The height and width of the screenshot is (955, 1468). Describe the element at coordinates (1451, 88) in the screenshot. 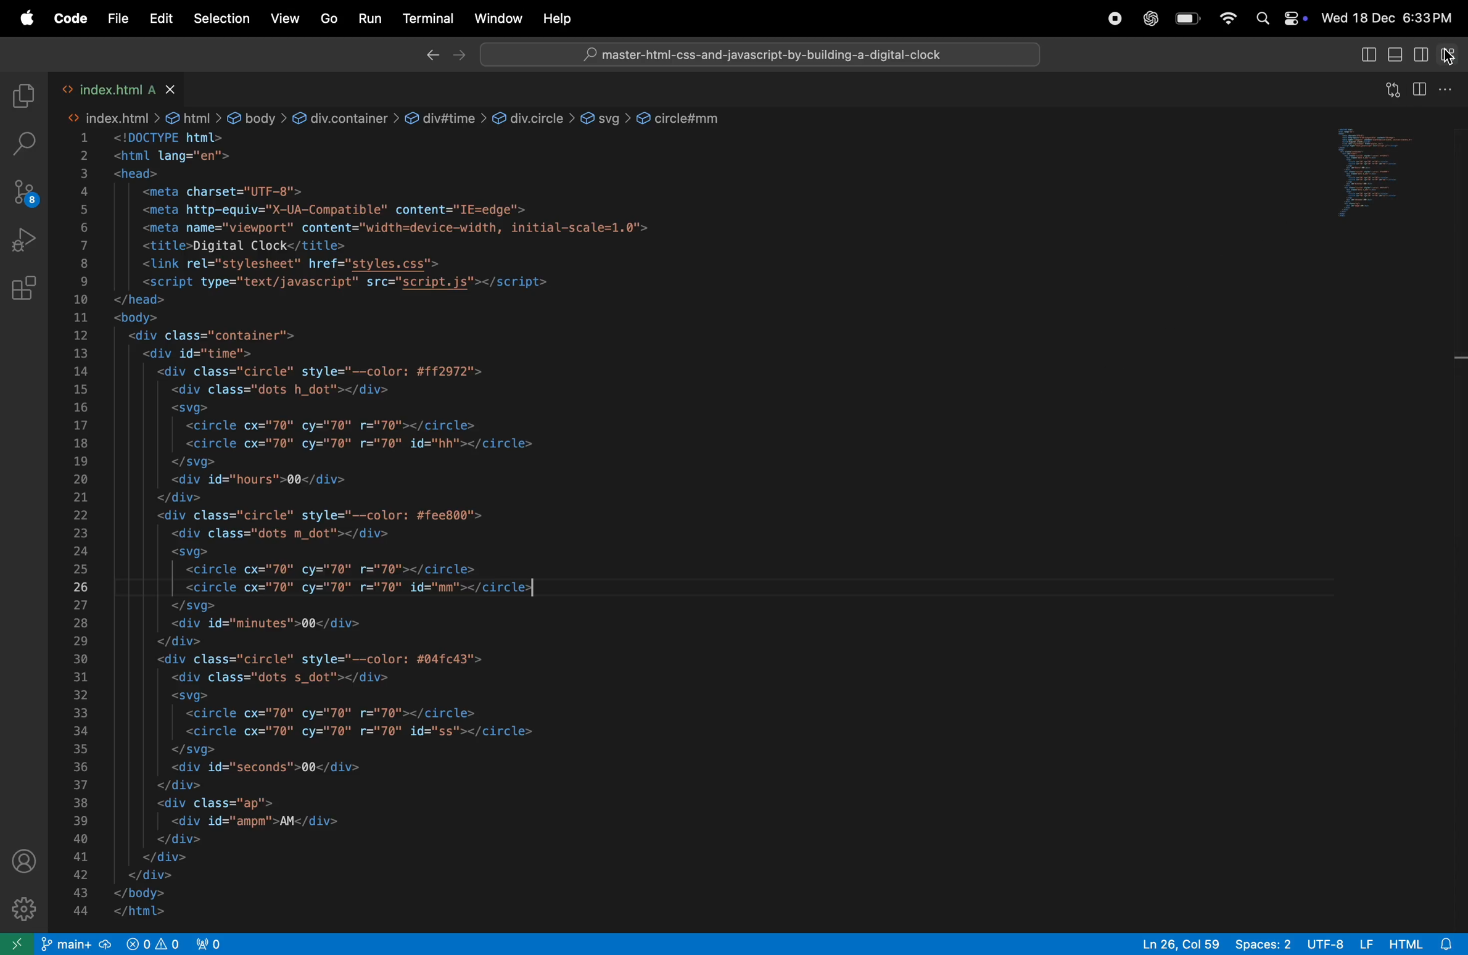

I see `options` at that location.